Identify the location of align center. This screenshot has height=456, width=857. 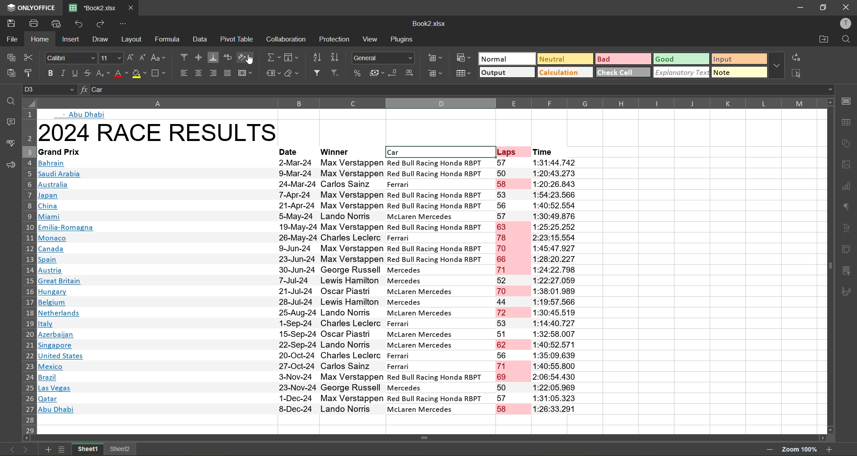
(198, 72).